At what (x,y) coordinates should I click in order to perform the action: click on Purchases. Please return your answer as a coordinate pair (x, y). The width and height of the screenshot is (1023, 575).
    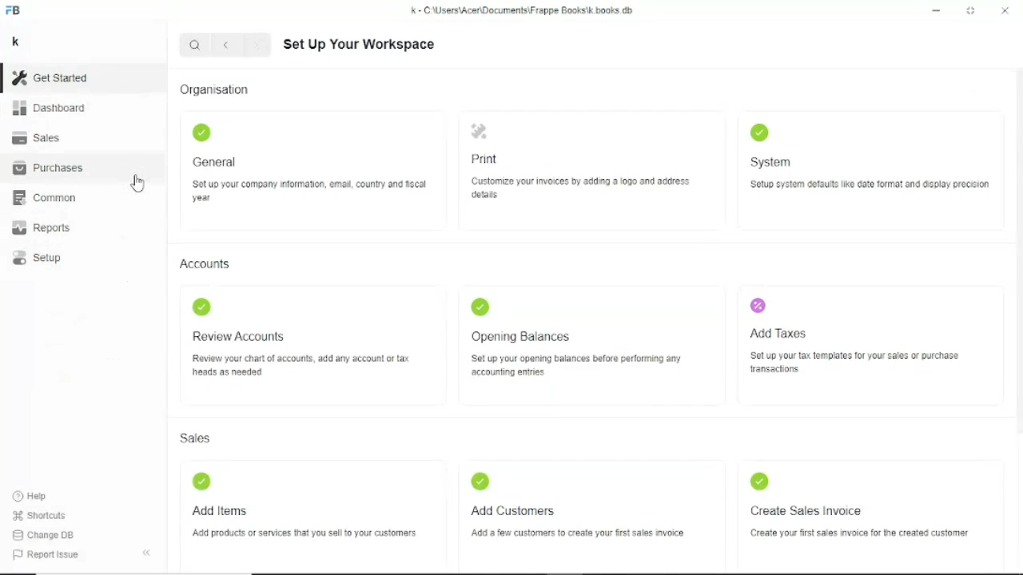
    Looking at the image, I should click on (46, 169).